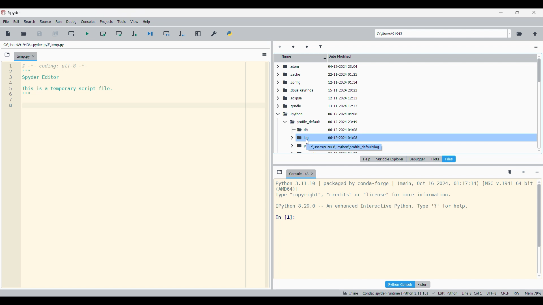  I want to click on Debug file, so click(151, 34).